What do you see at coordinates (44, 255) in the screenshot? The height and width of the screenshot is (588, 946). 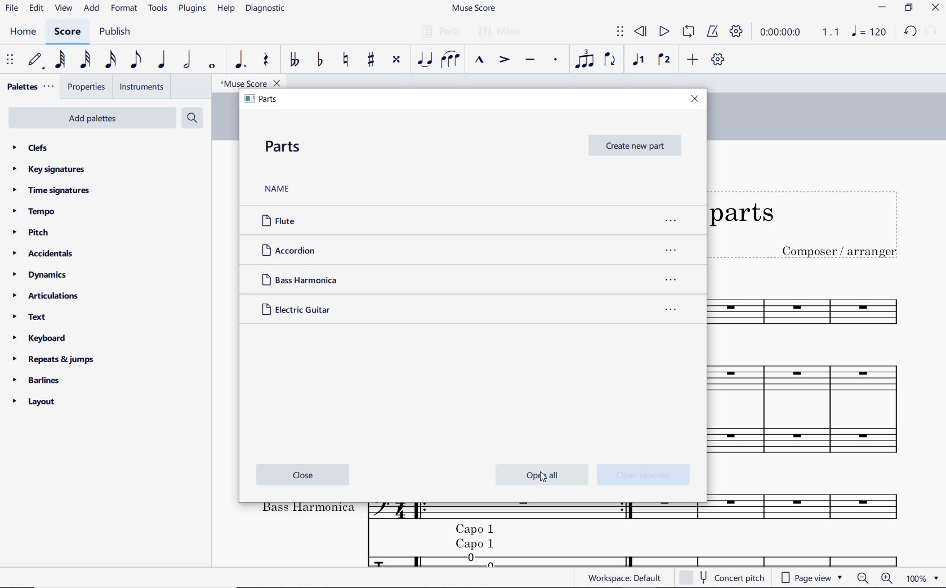 I see `accidentals` at bounding box center [44, 255].